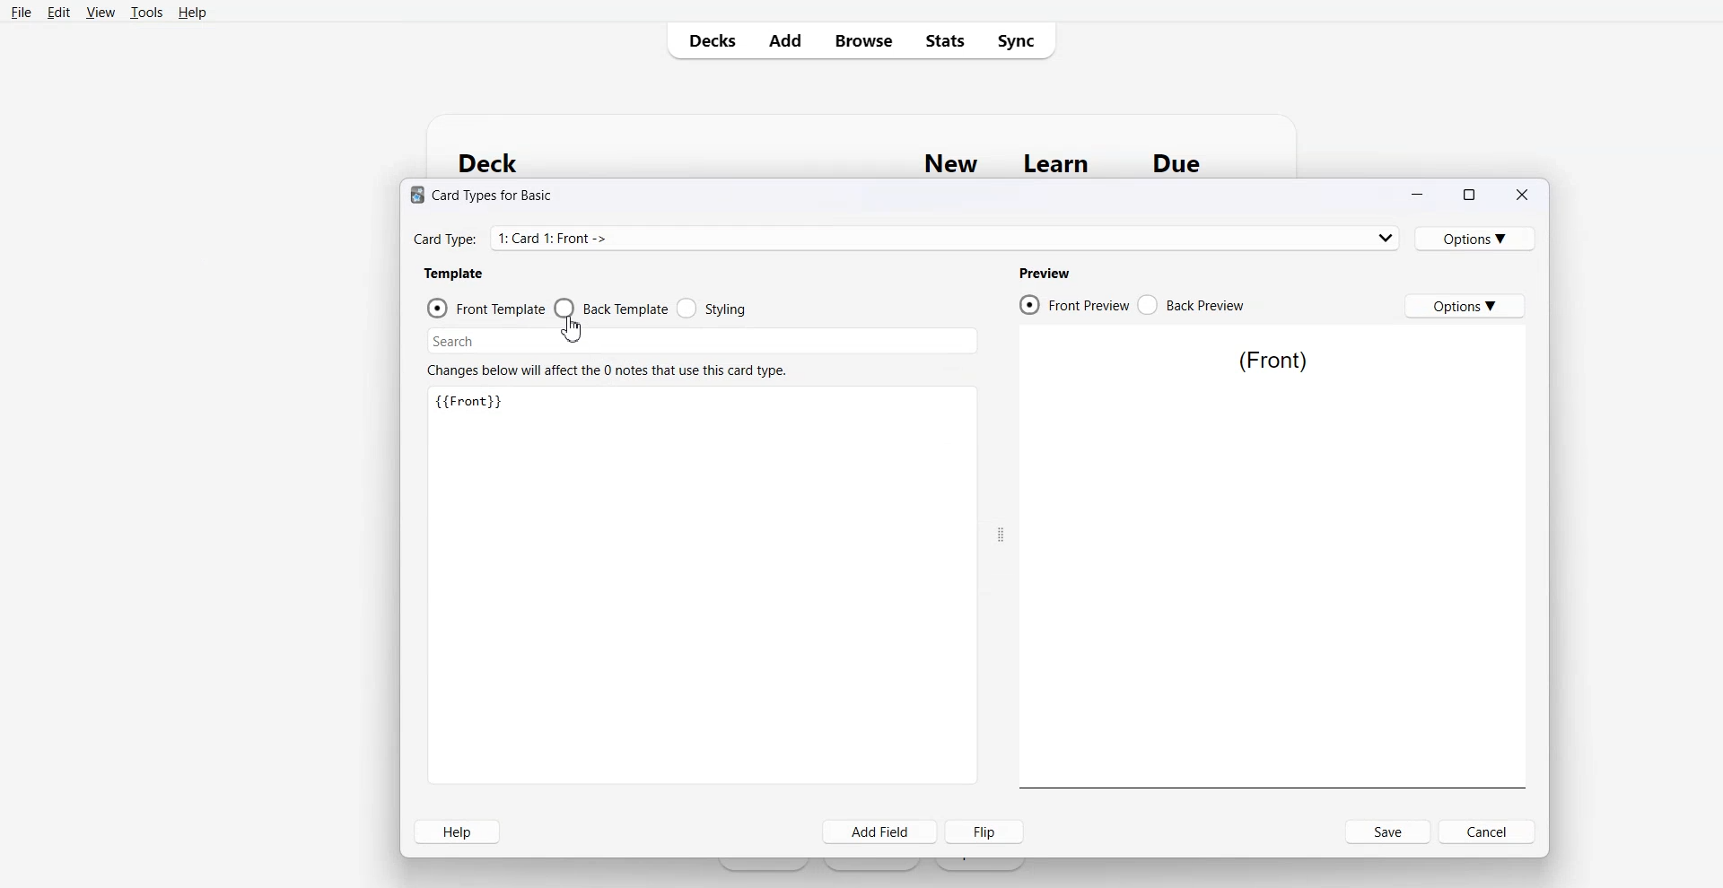  Describe the element at coordinates (608, 371) in the screenshot. I see `Changes below will affect the 0 notes that use this card type.` at that location.